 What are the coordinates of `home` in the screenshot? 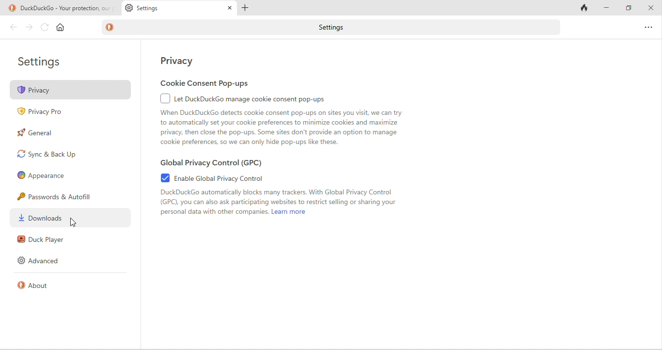 It's located at (63, 30).